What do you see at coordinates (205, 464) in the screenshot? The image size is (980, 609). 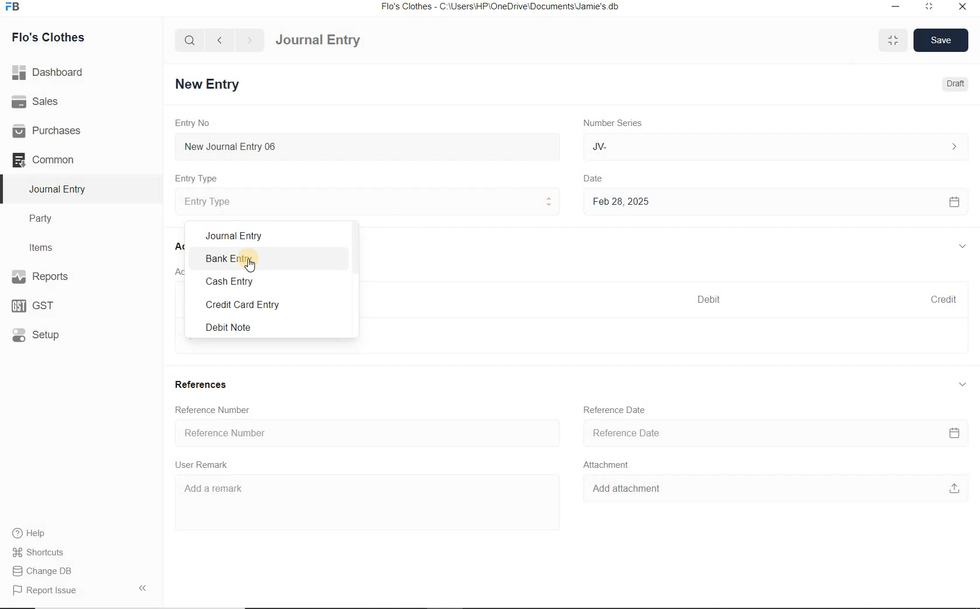 I see `User Remark` at bounding box center [205, 464].